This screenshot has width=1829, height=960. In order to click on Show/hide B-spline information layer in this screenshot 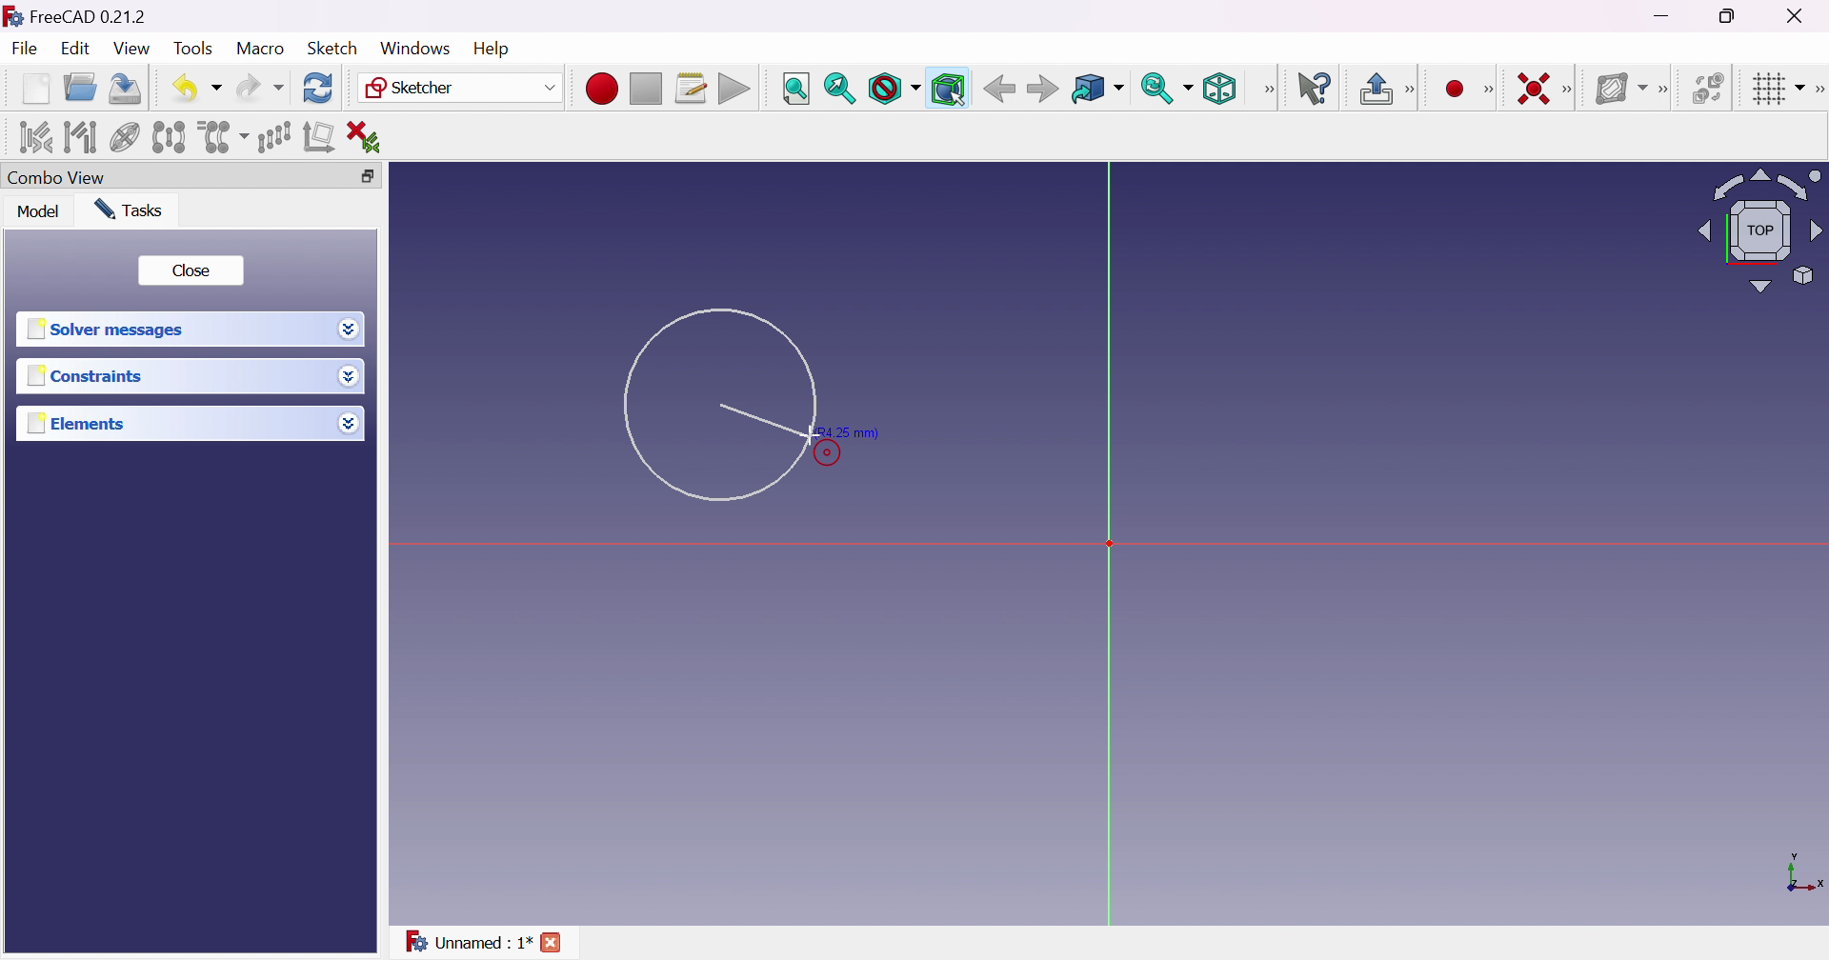, I will do `click(1620, 90)`.